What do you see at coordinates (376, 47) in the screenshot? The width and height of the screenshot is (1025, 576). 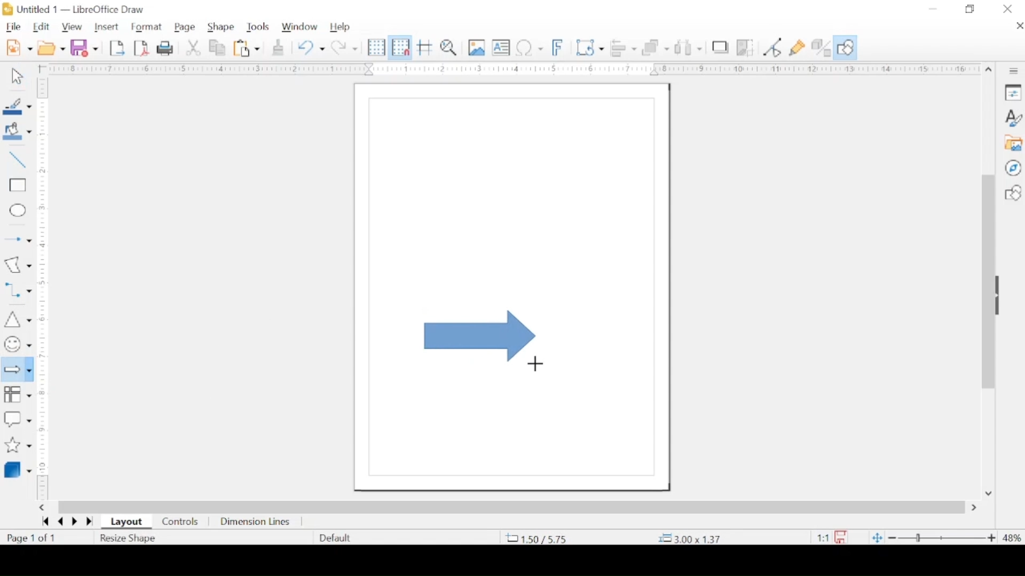 I see `display grid` at bounding box center [376, 47].